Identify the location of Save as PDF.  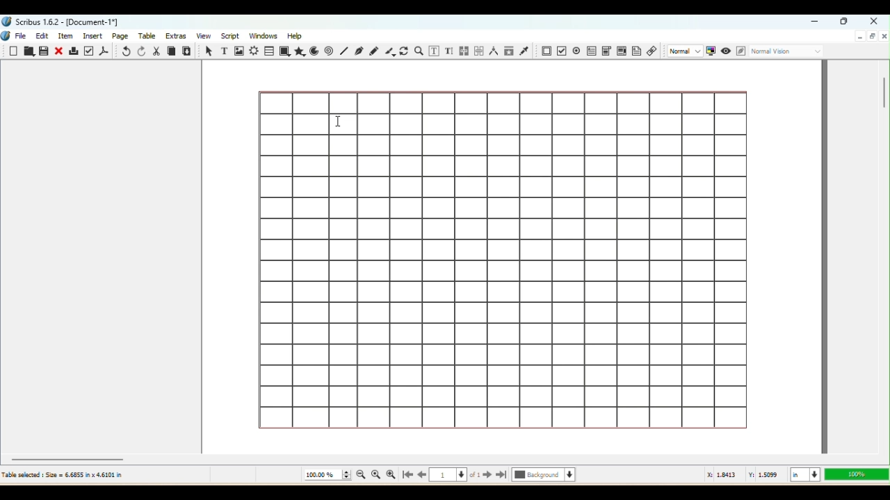
(105, 51).